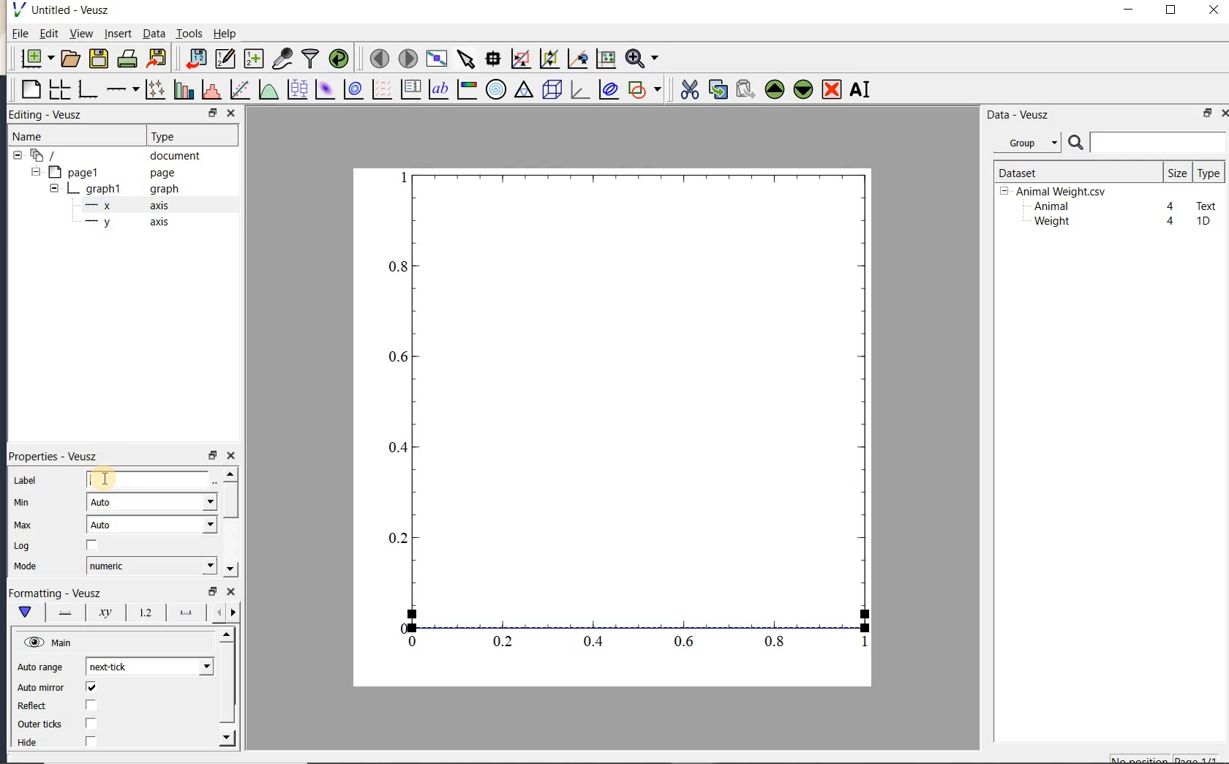 The width and height of the screenshot is (1229, 764). I want to click on Data, so click(154, 33).